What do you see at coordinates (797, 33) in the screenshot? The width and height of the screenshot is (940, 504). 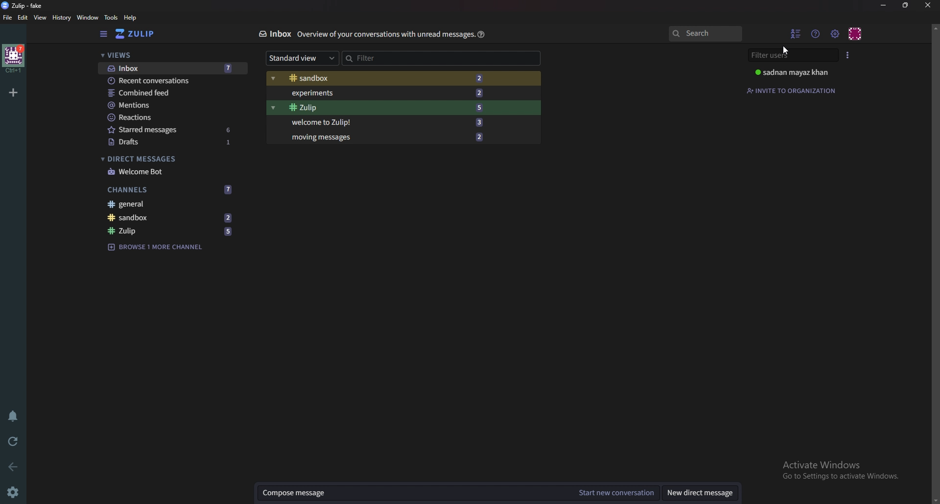 I see `Hide user list` at bounding box center [797, 33].